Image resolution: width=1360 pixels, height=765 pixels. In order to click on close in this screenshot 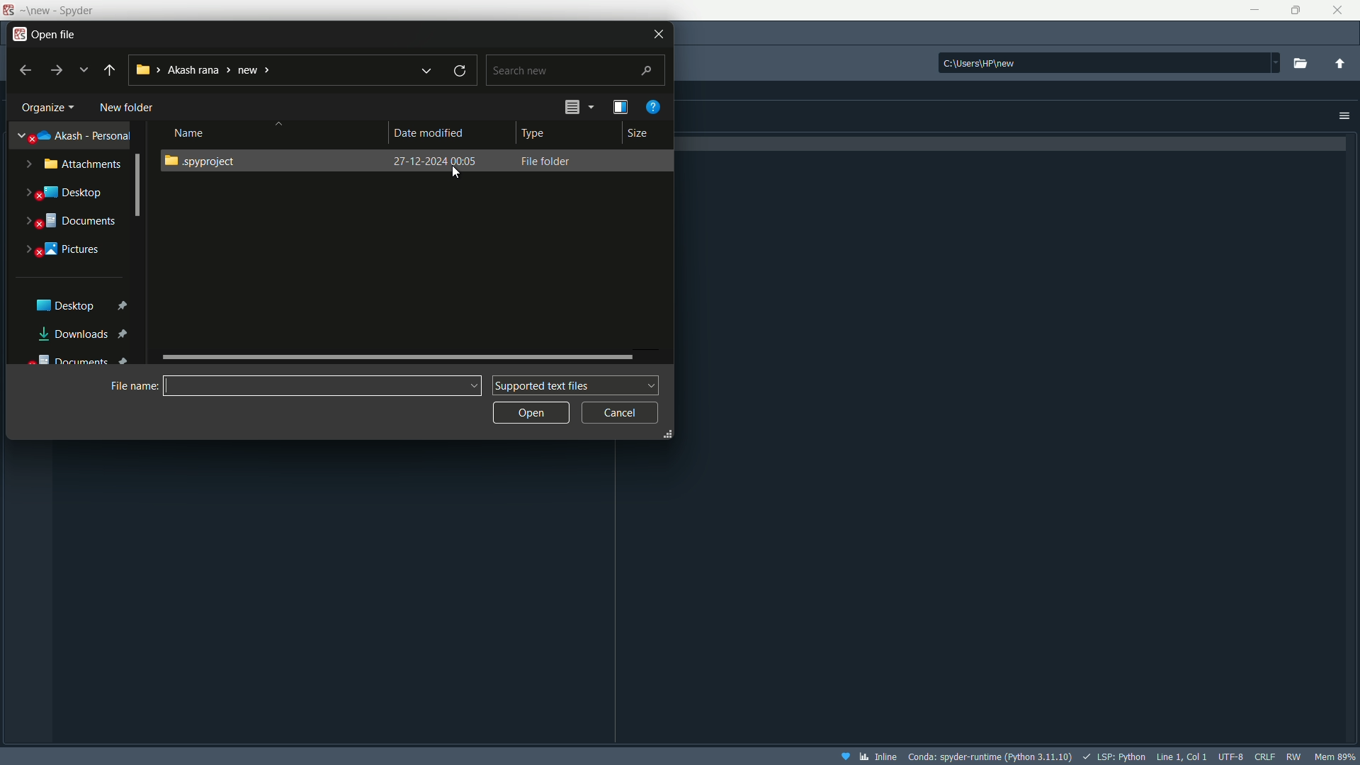, I will do `click(1337, 10)`.